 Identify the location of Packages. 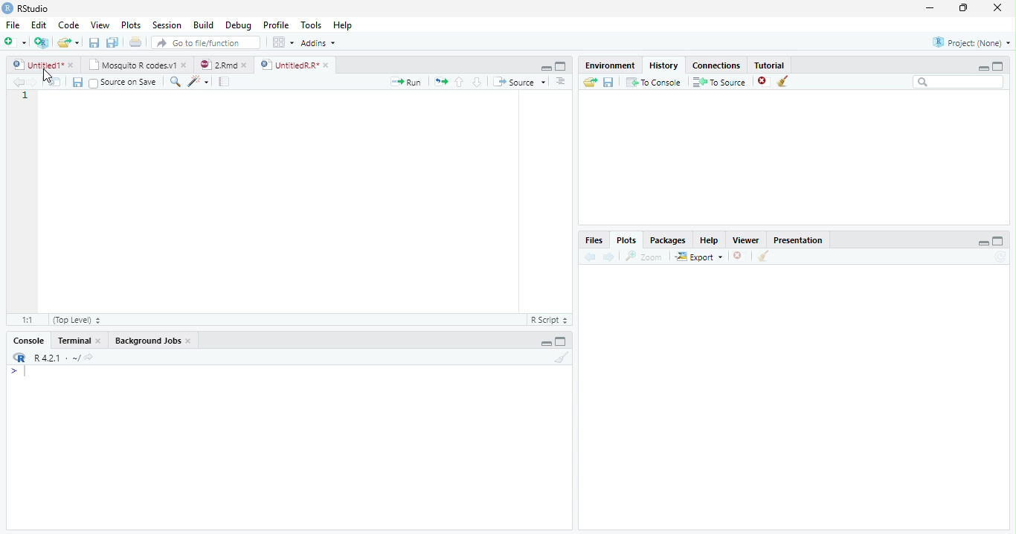
(666, 239).